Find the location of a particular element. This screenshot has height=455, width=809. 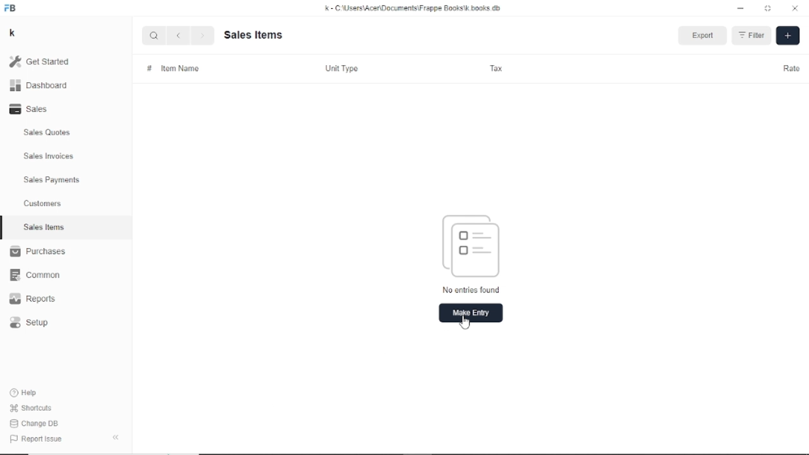

Report issue is located at coordinates (34, 438).